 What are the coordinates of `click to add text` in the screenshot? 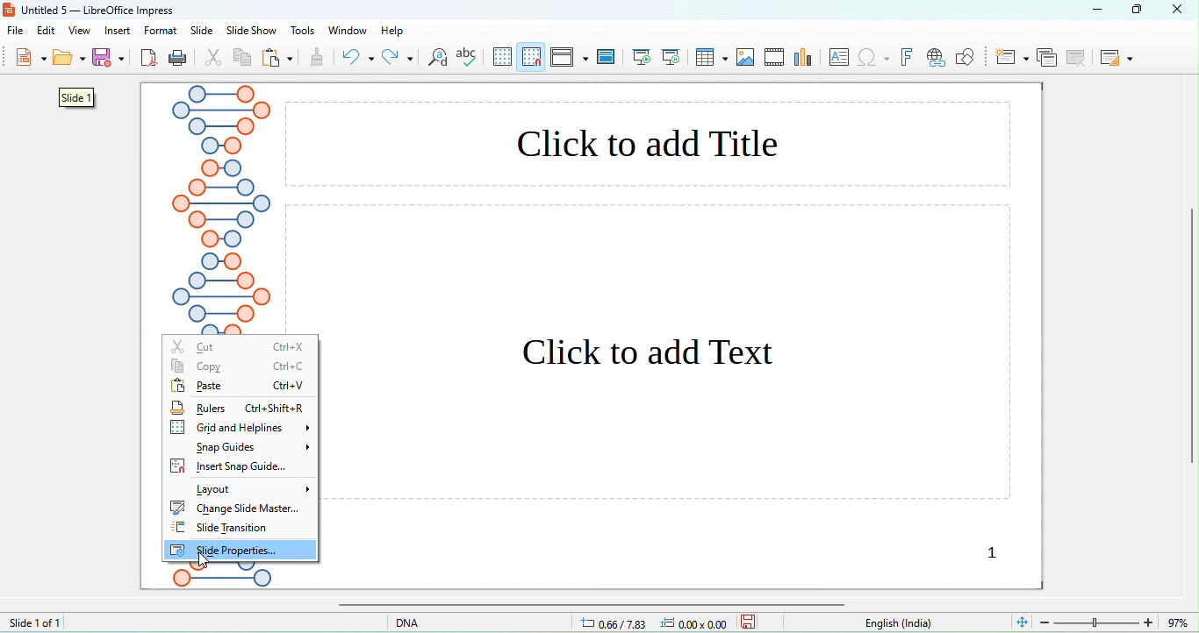 It's located at (674, 353).